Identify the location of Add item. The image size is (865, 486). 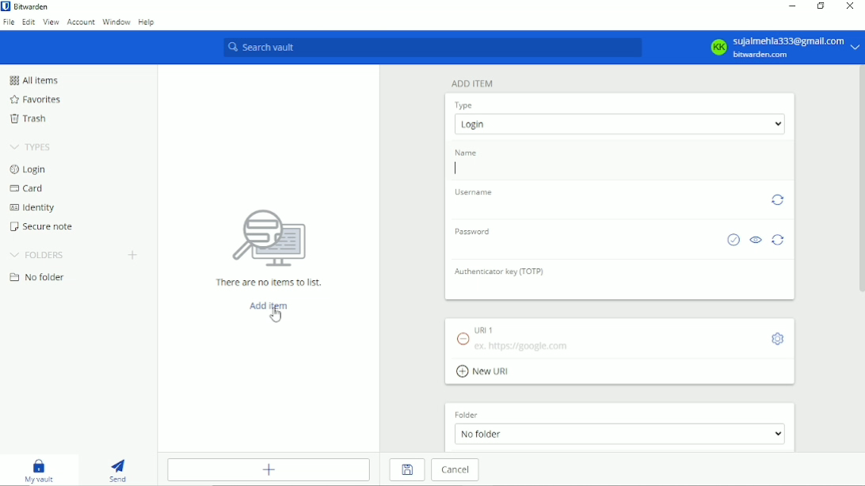
(472, 83).